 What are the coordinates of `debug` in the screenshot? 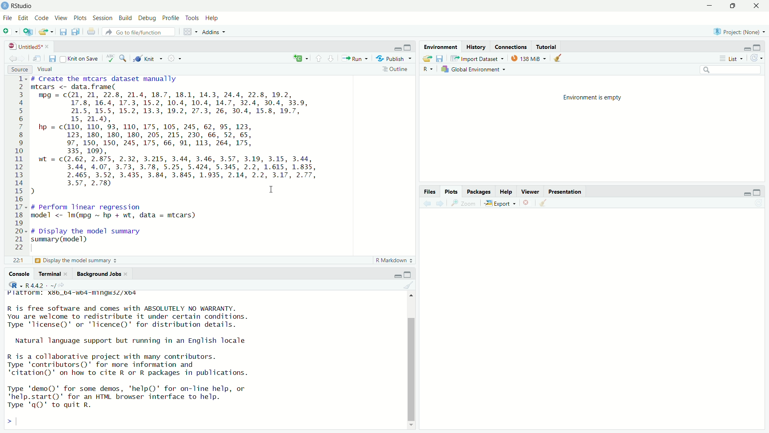 It's located at (148, 18).